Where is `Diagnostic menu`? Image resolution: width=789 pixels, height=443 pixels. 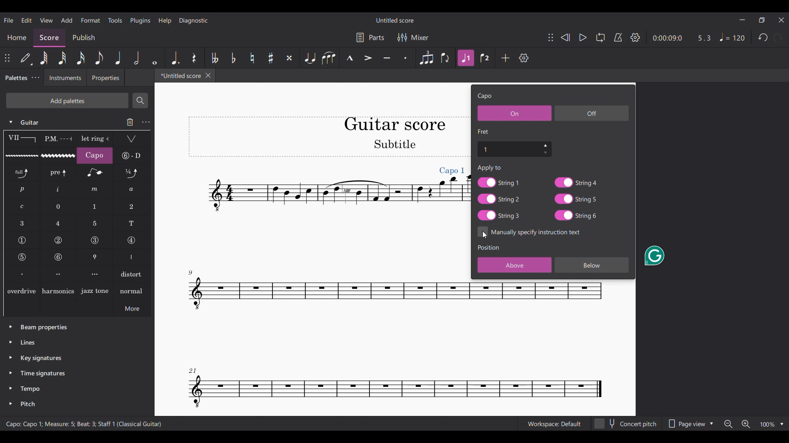
Diagnostic menu is located at coordinates (194, 21).